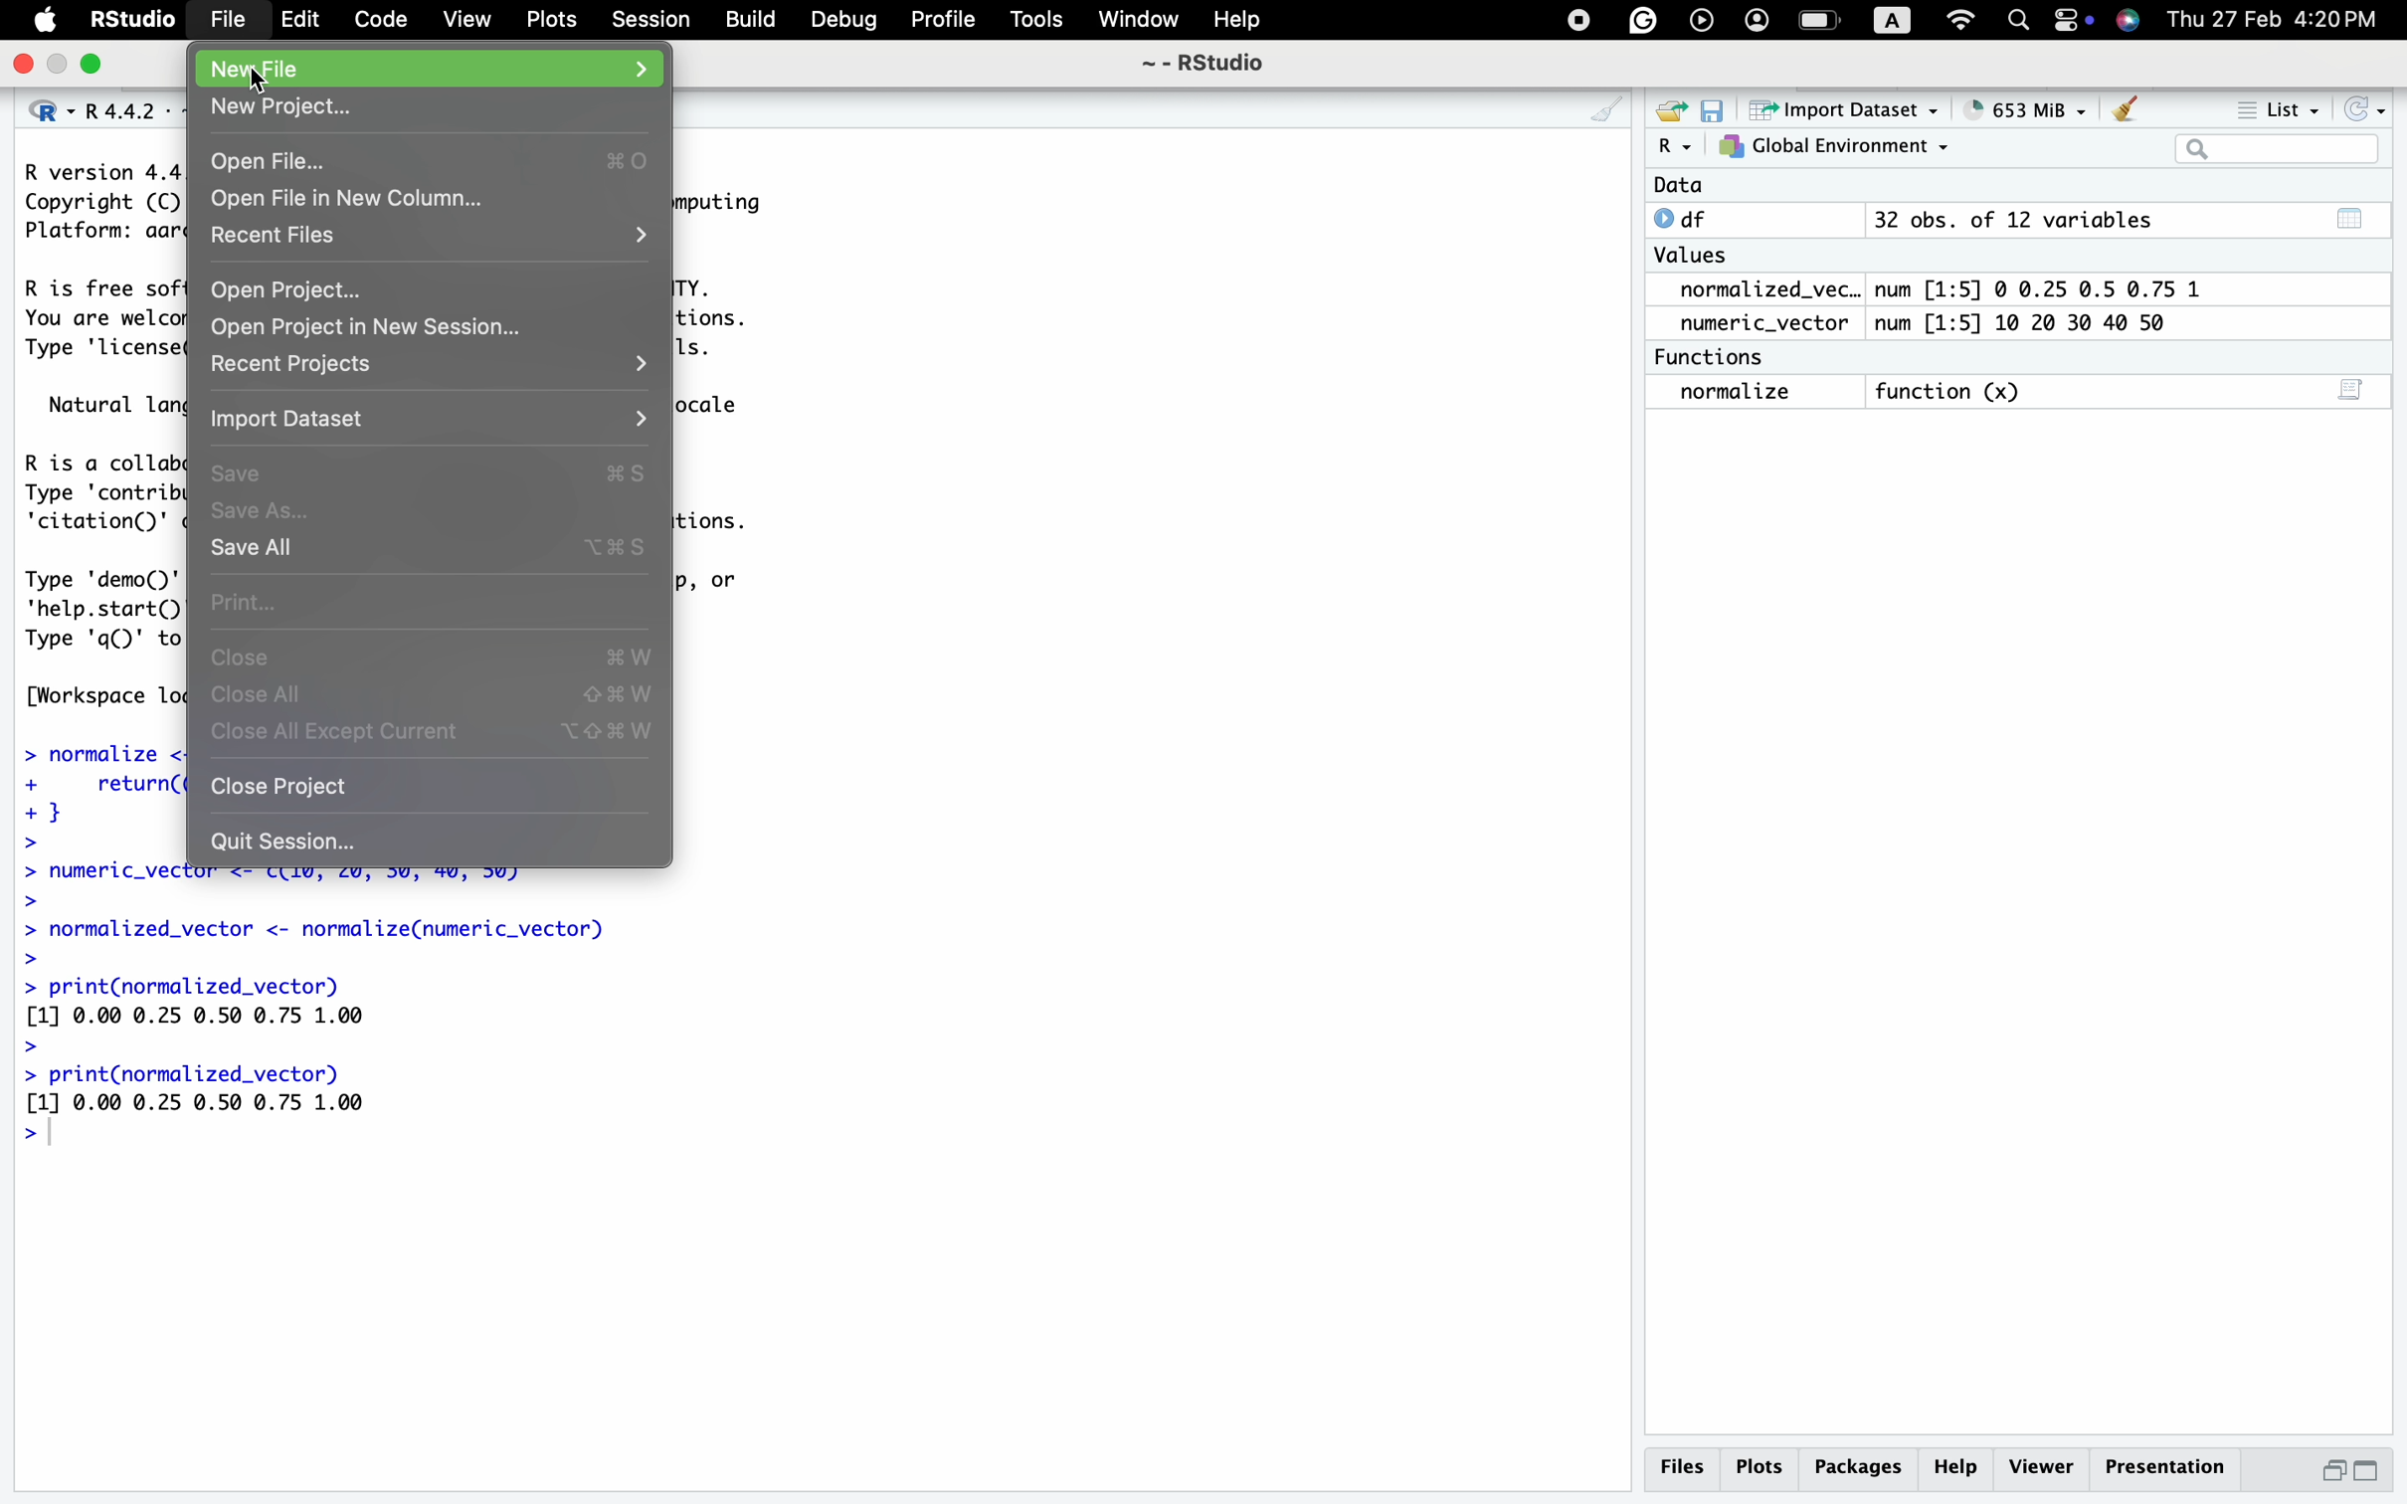 The height and width of the screenshot is (1504, 2407). What do you see at coordinates (1715, 357) in the screenshot?
I see `Functions` at bounding box center [1715, 357].